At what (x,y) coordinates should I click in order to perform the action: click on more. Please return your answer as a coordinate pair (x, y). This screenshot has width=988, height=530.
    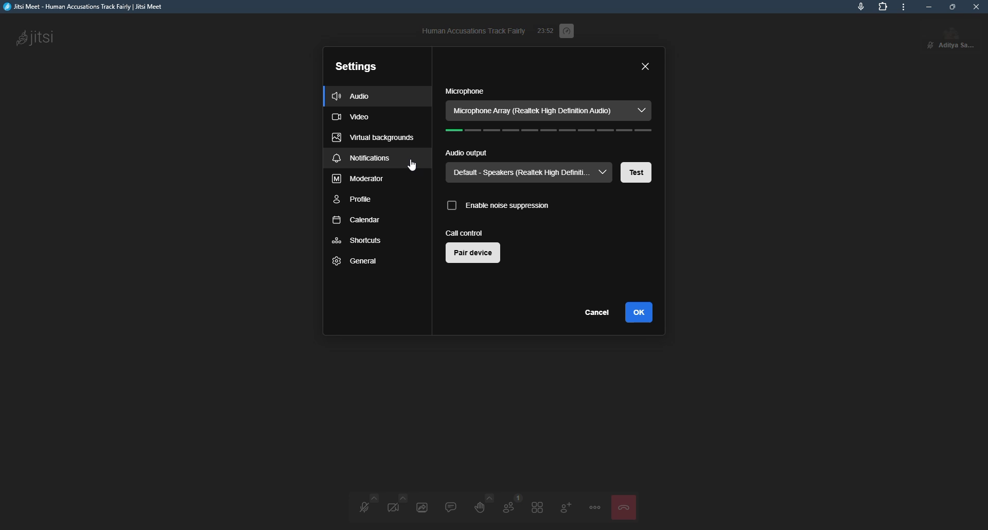
    Looking at the image, I should click on (905, 7).